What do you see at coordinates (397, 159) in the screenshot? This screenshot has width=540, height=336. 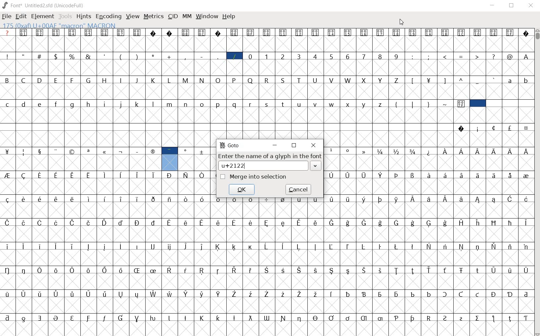 I see `mathematical fractions` at bounding box center [397, 159].